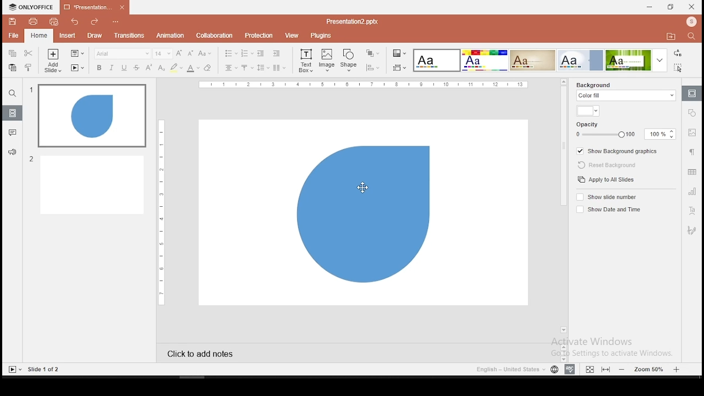 This screenshot has height=396, width=704. Describe the element at coordinates (678, 54) in the screenshot. I see `replace` at that location.